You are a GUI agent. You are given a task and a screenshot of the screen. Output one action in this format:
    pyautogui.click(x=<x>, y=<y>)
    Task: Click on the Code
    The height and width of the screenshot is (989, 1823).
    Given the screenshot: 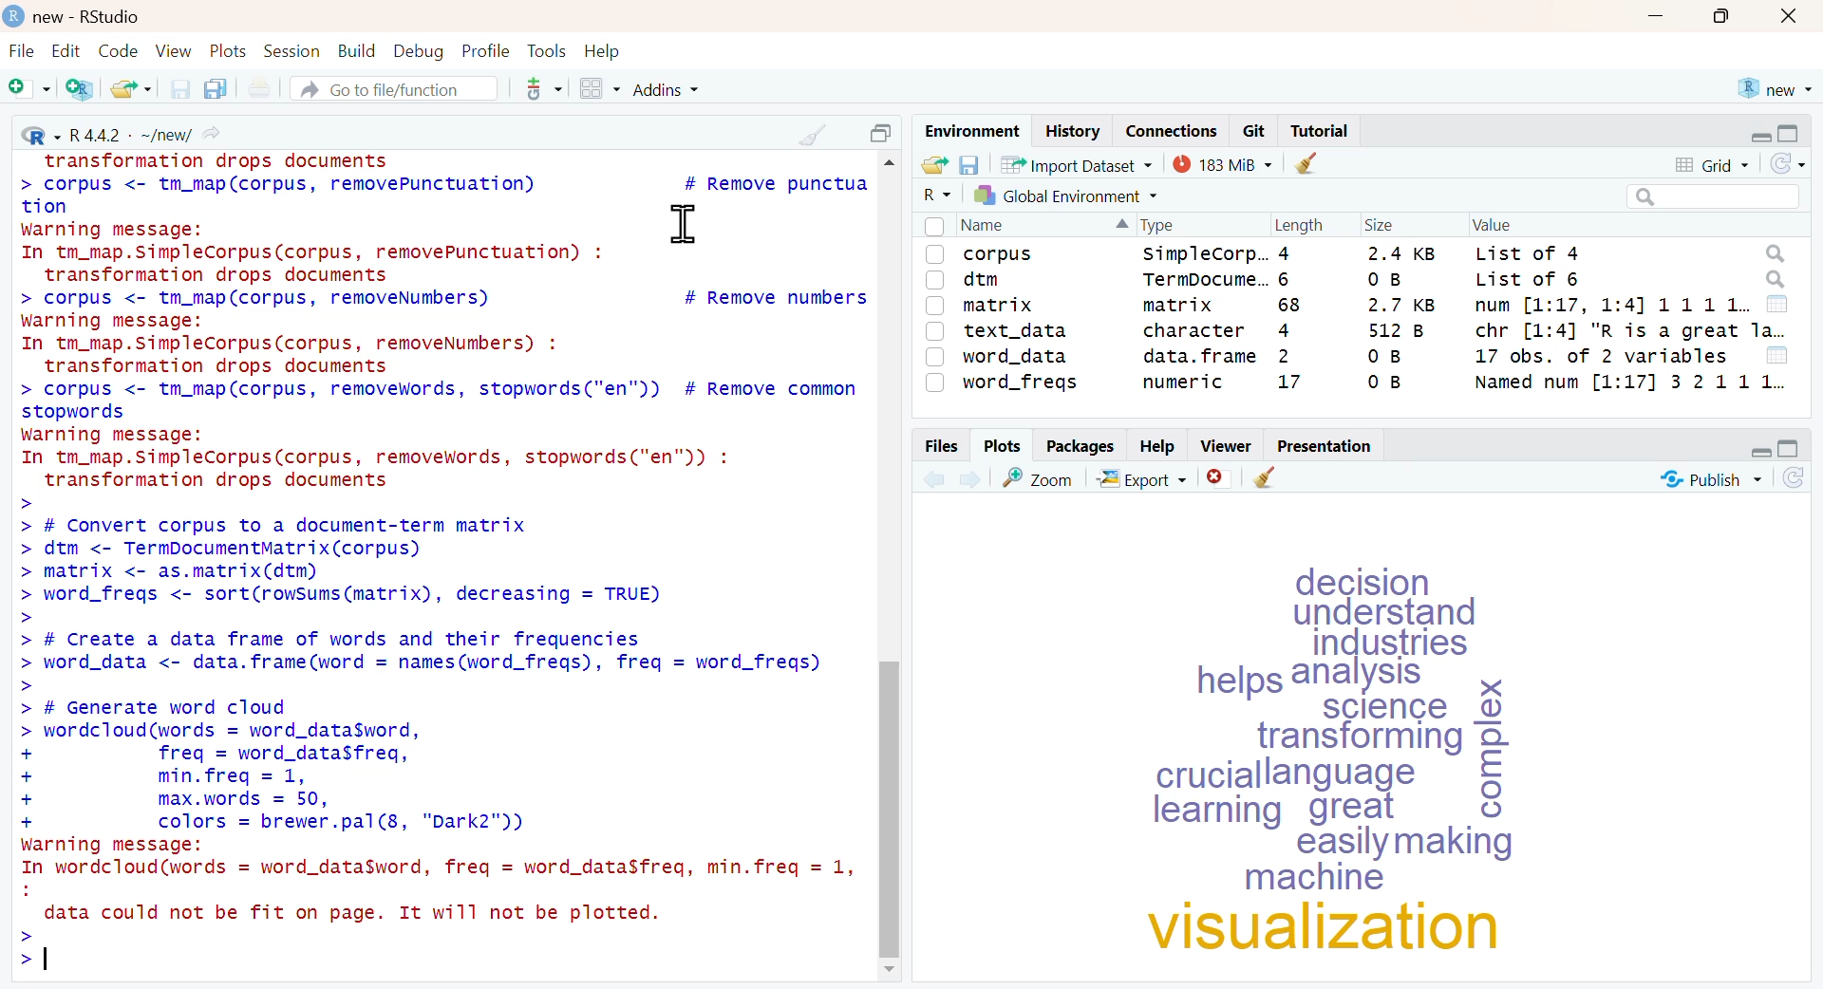 What is the action you would take?
    pyautogui.click(x=119, y=50)
    